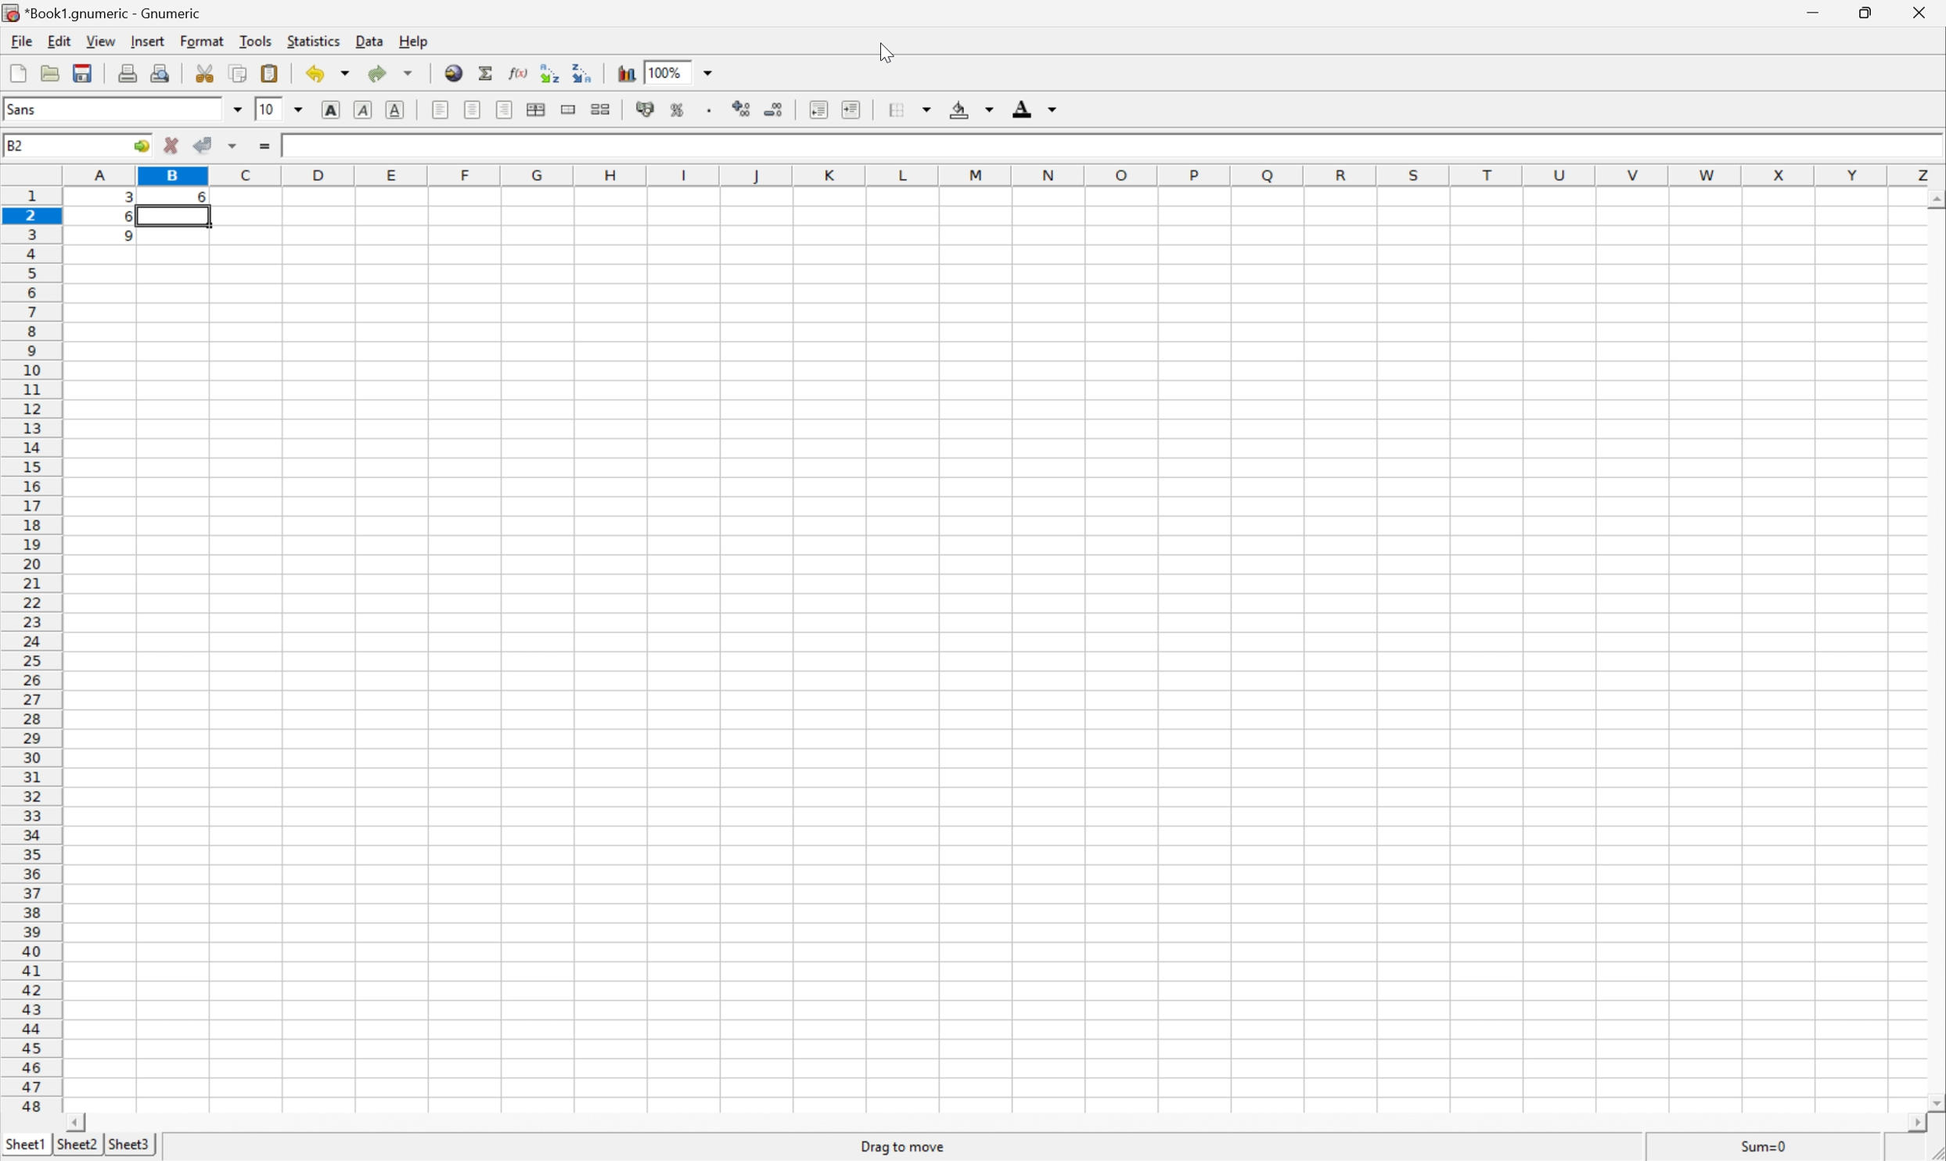 The height and width of the screenshot is (1161, 1946). I want to click on Paste a clipboard, so click(268, 74).